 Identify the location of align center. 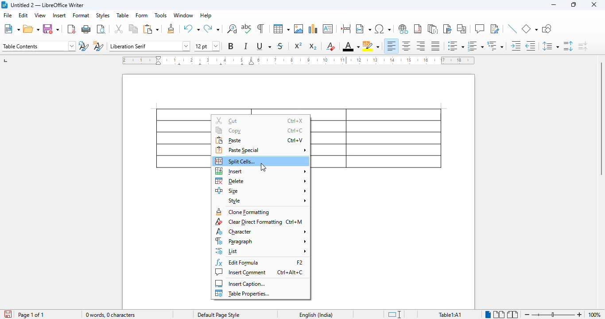
(405, 46).